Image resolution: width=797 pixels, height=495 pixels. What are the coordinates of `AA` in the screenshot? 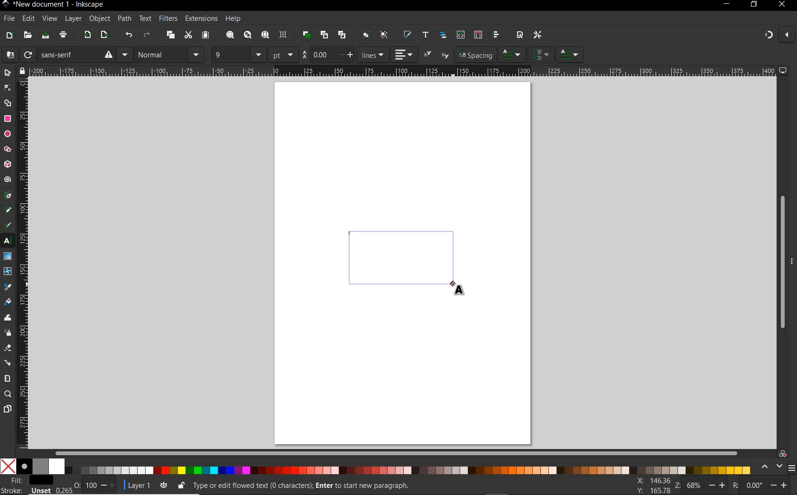 It's located at (304, 55).